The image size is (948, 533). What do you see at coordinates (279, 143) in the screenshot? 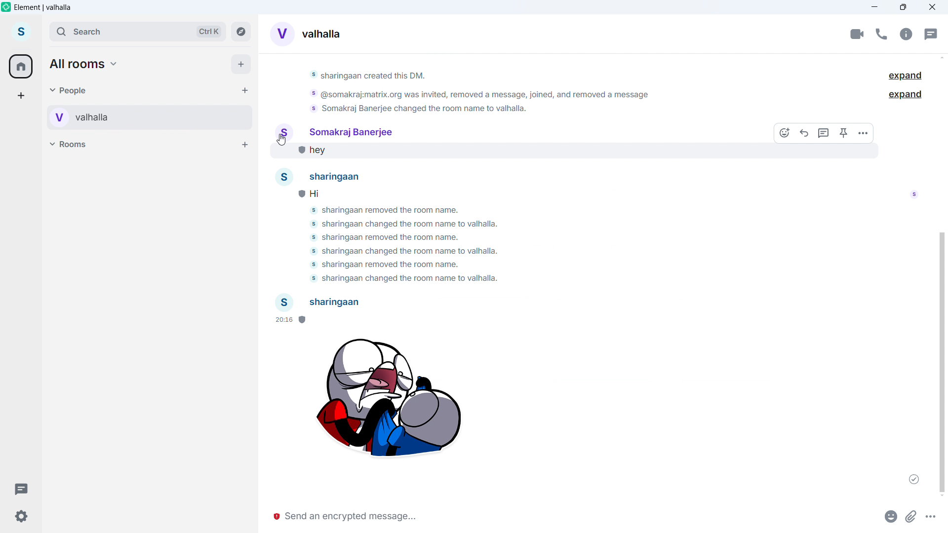
I see `cursor  movement` at bounding box center [279, 143].